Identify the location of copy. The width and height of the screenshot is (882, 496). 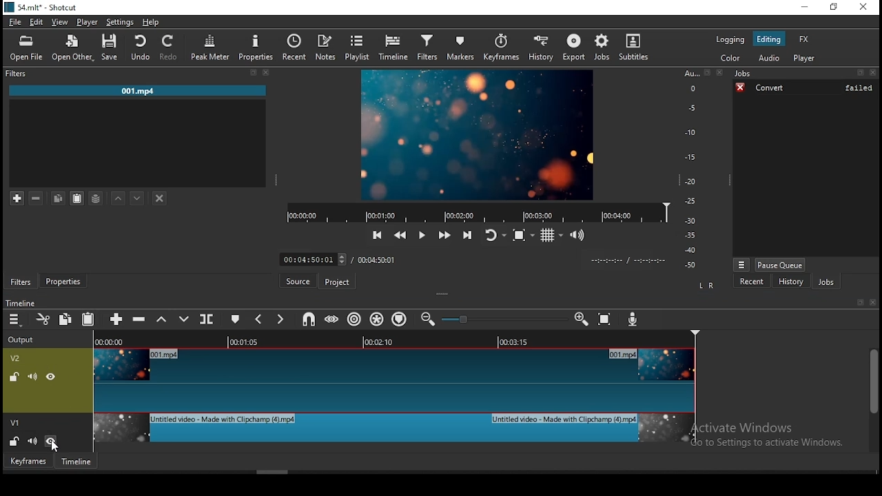
(59, 197).